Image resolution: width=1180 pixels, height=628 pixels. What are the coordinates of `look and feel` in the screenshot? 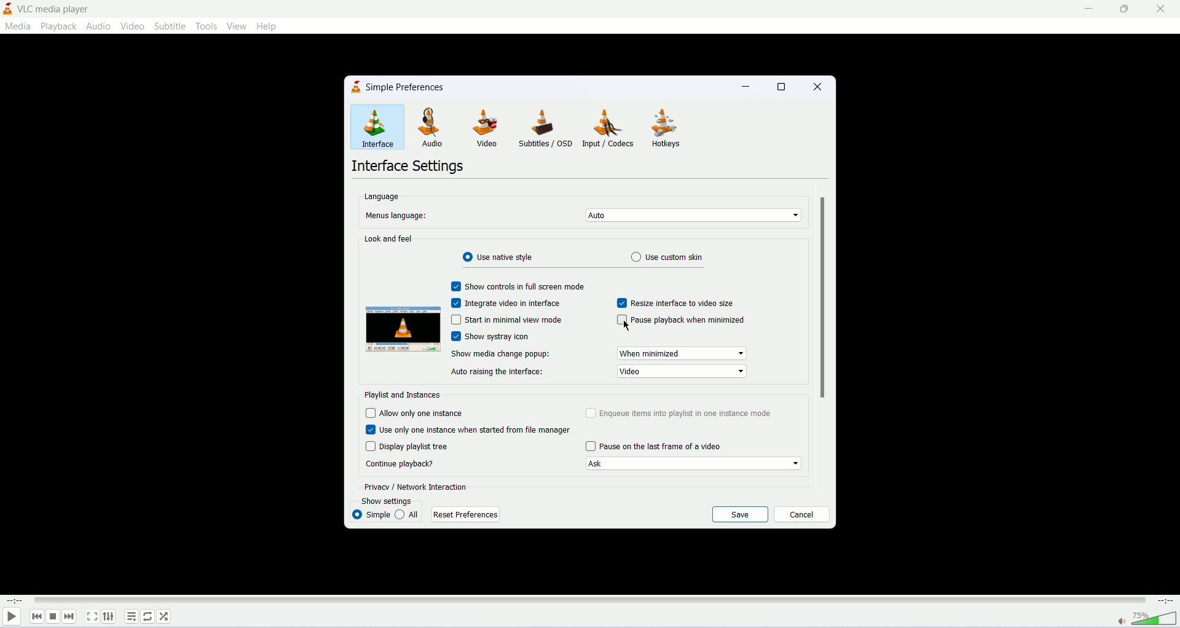 It's located at (387, 240).